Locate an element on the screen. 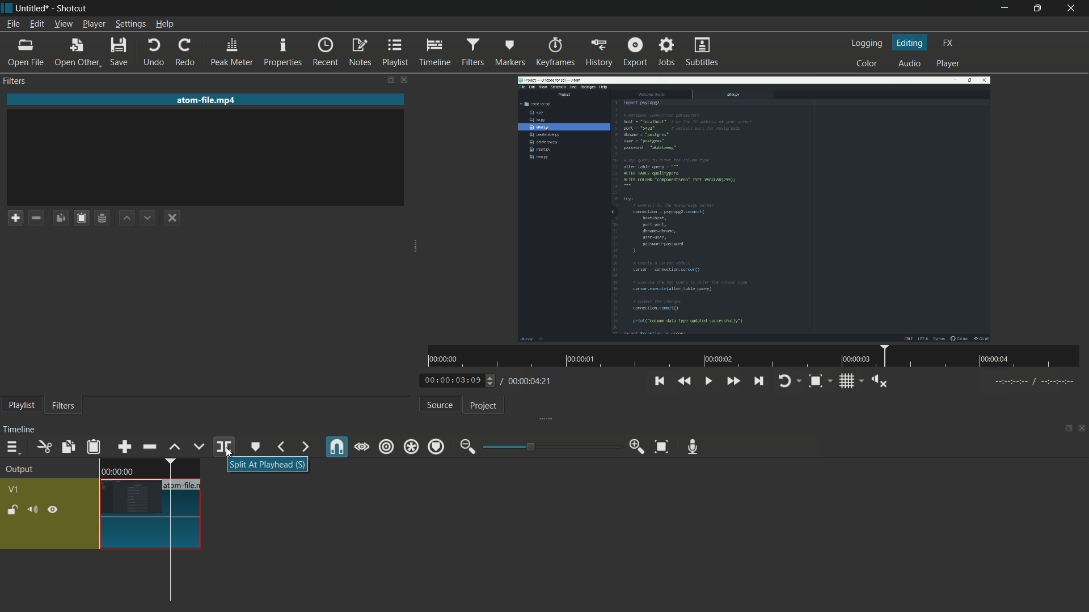 The height and width of the screenshot is (612, 1089). open other is located at coordinates (76, 53).